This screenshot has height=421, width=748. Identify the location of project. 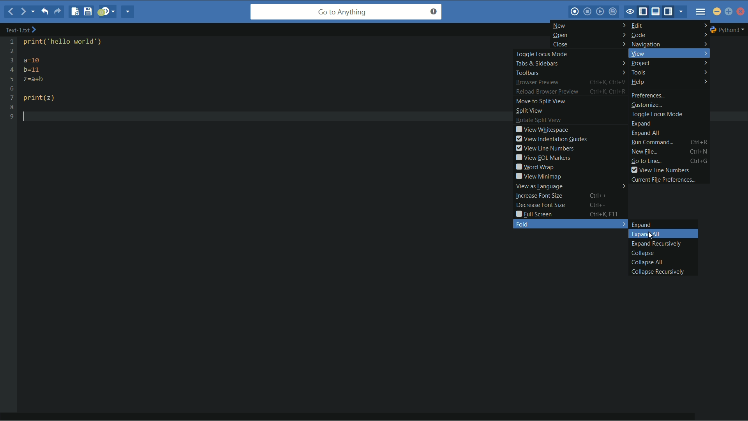
(670, 64).